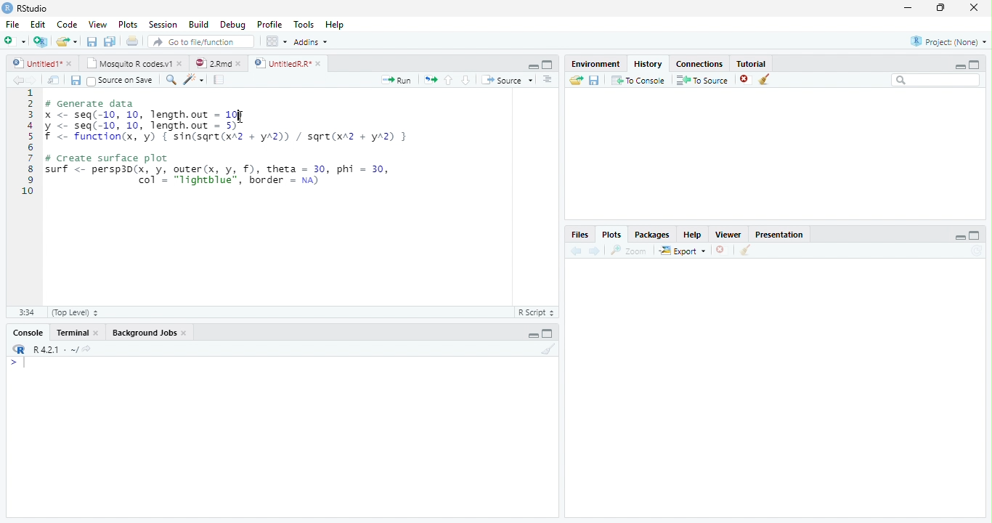  I want to click on close, so click(974, 7).